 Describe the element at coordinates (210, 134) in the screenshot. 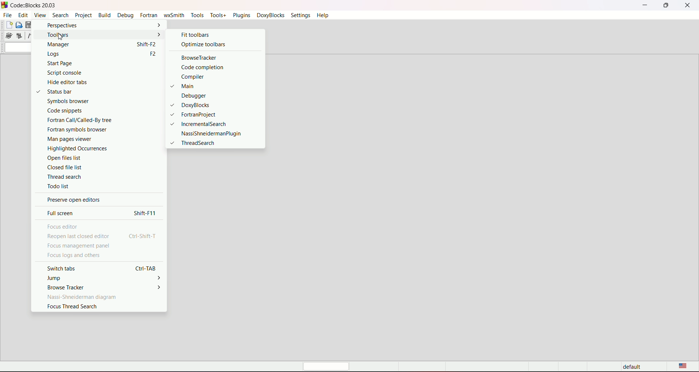

I see `nassi plugin` at that location.